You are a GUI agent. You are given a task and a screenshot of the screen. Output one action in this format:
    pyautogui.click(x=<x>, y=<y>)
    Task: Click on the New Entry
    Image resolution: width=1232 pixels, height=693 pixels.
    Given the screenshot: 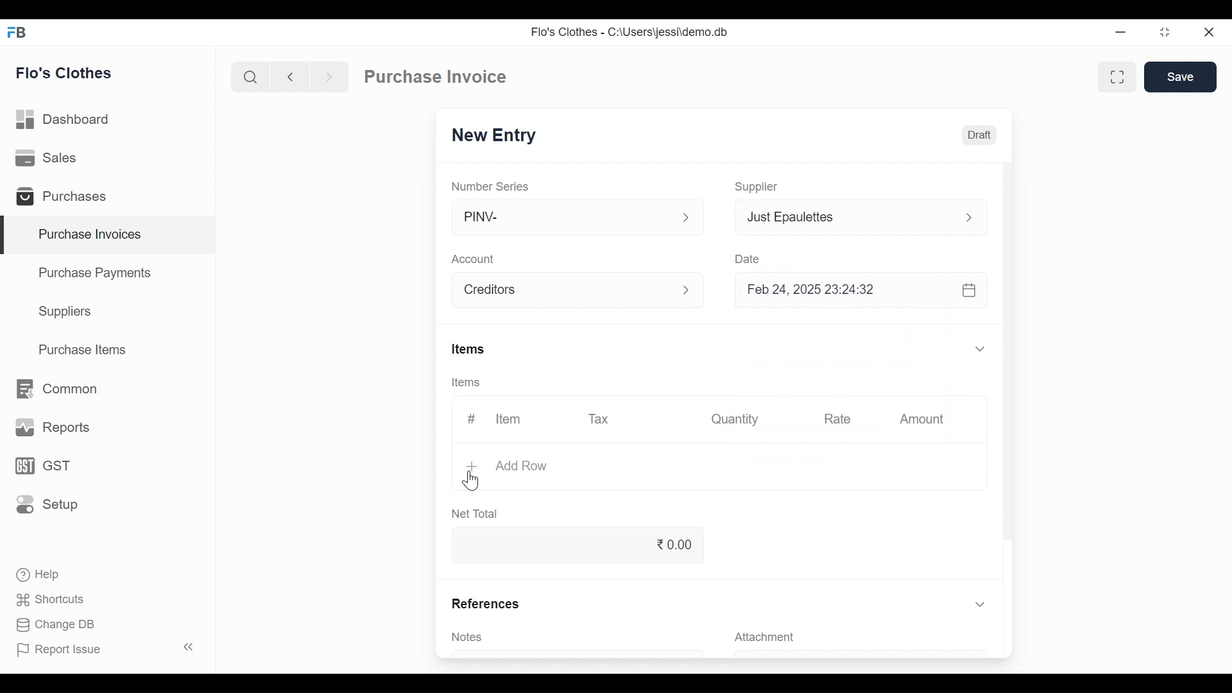 What is the action you would take?
    pyautogui.click(x=495, y=135)
    